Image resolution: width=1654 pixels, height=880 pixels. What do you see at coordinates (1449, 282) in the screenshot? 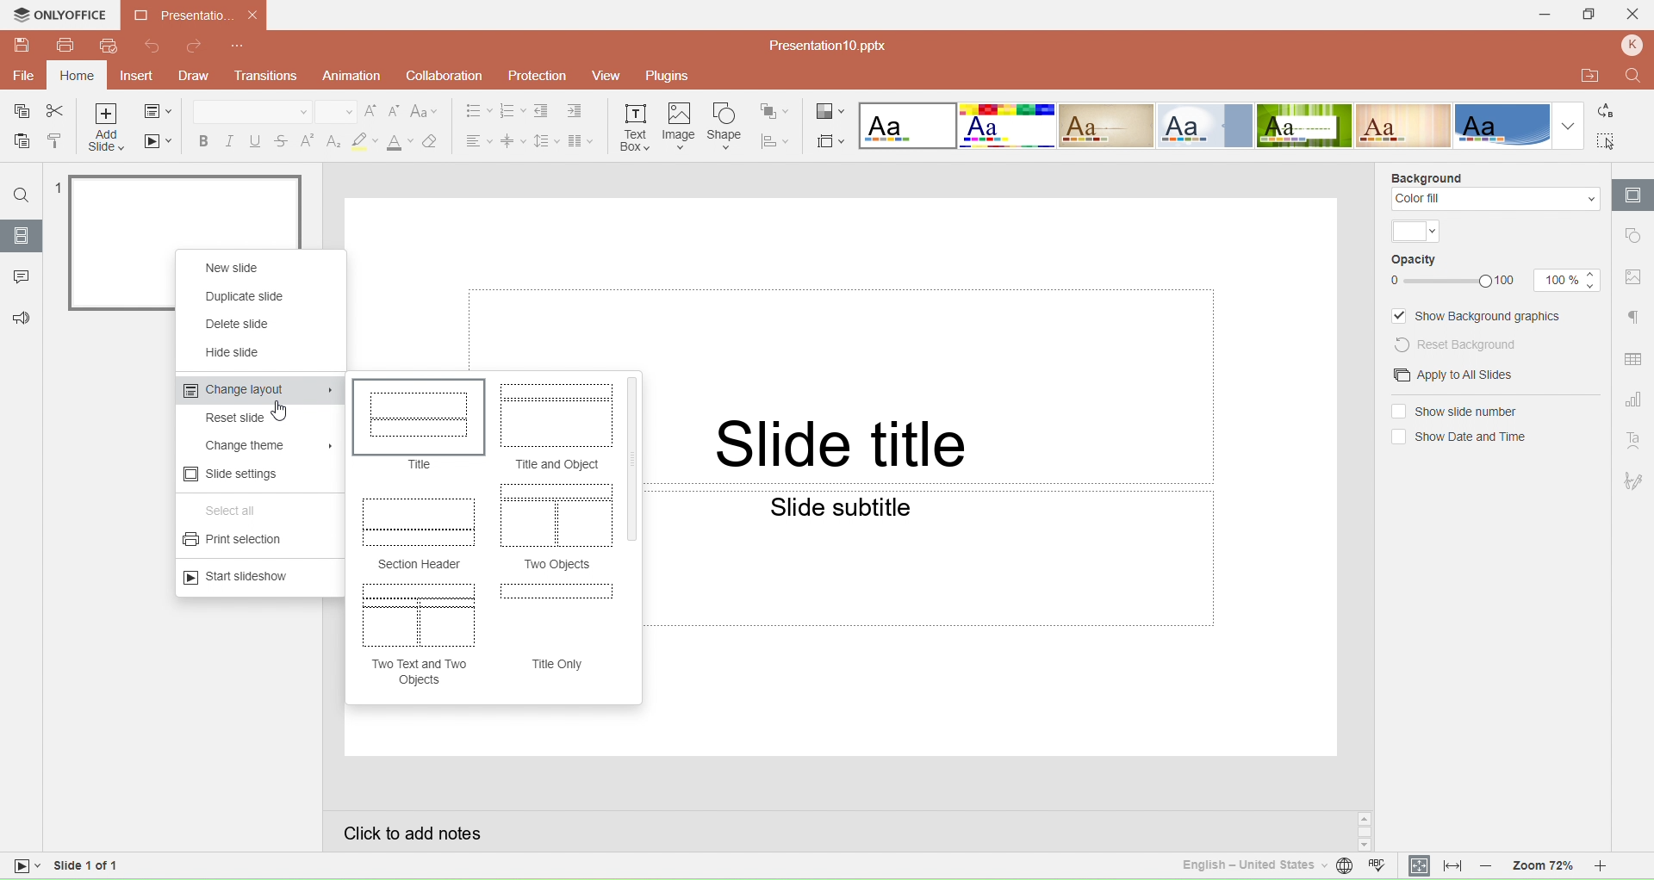
I see `Opacity Slider` at bounding box center [1449, 282].